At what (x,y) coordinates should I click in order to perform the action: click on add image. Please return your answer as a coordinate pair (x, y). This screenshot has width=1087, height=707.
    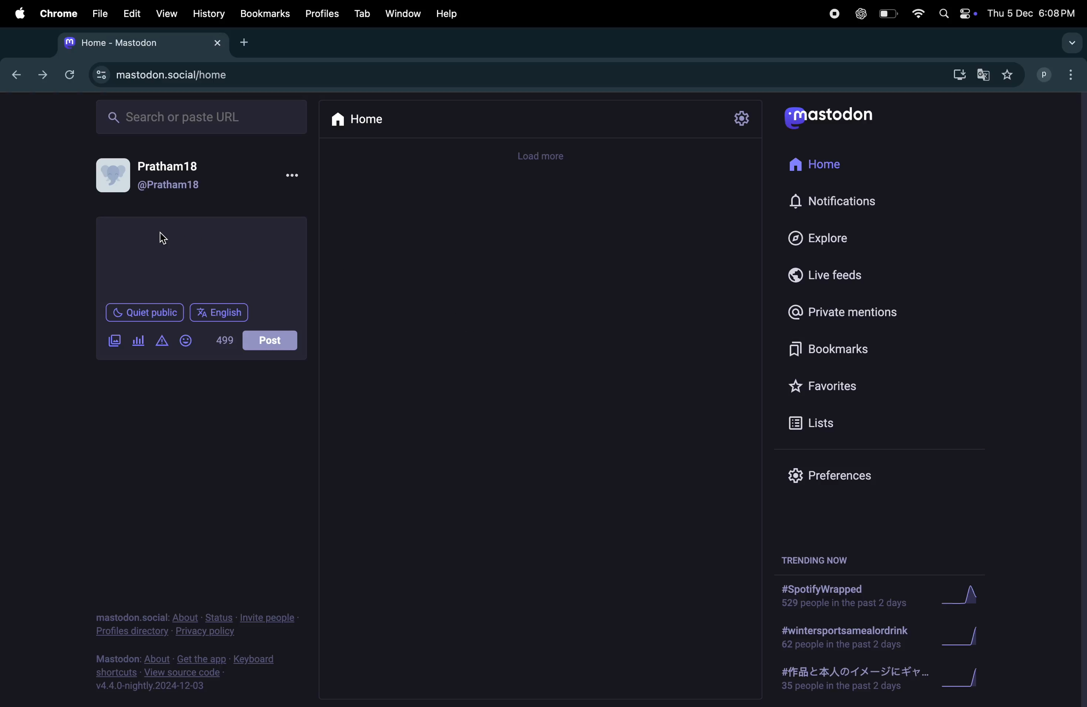
    Looking at the image, I should click on (115, 340).